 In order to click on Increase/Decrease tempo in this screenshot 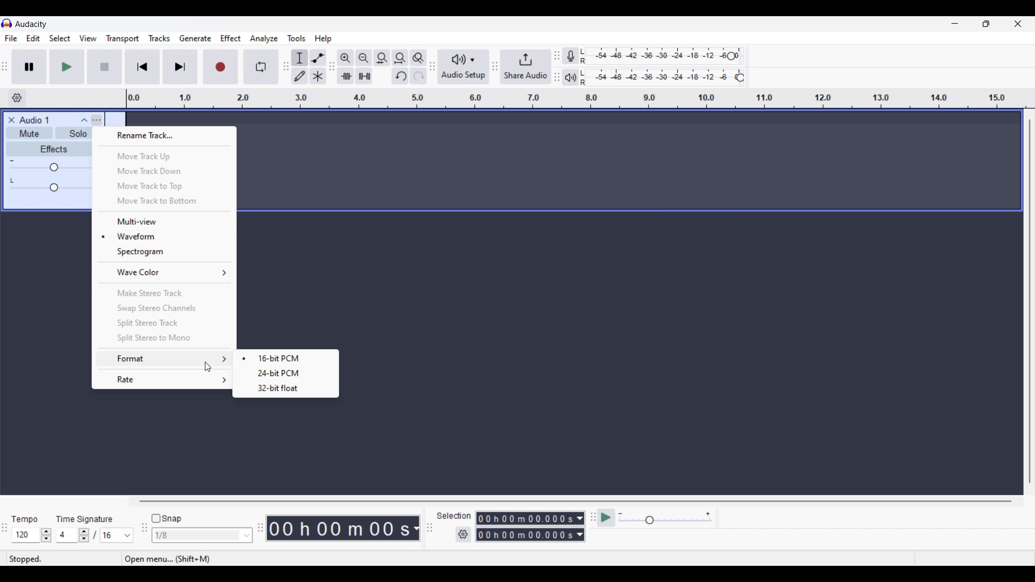, I will do `click(46, 535)`.